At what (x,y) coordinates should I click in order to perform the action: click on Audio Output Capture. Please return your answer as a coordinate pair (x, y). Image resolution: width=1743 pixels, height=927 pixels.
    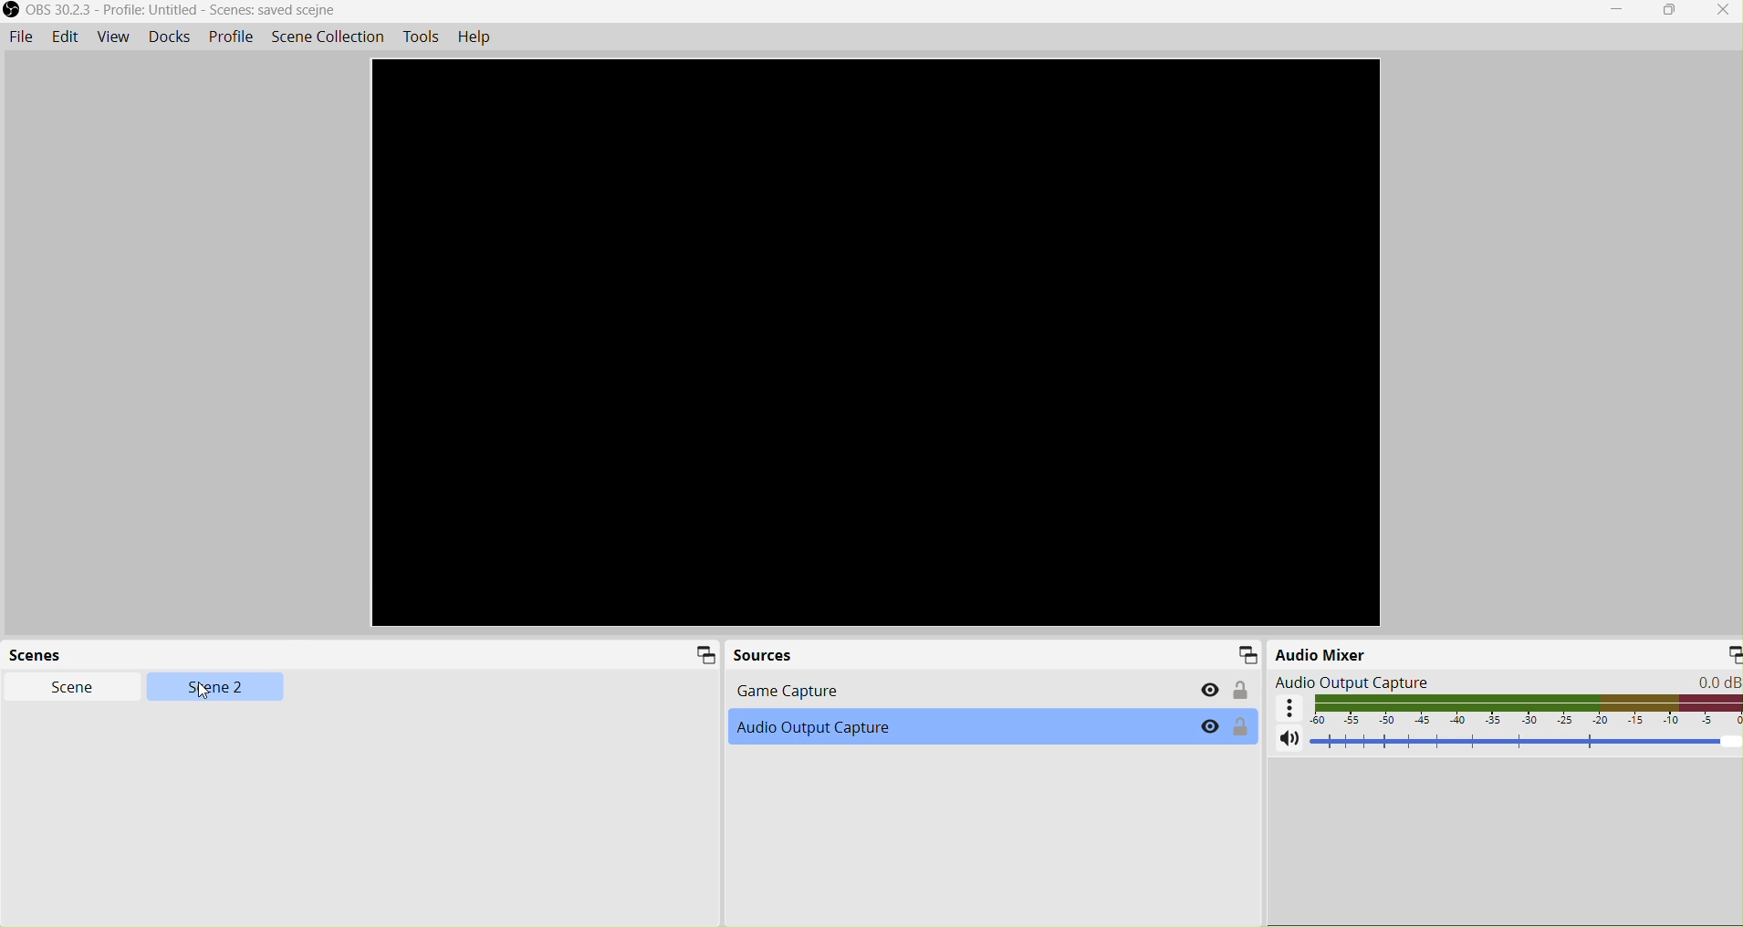
    Looking at the image, I should click on (854, 732).